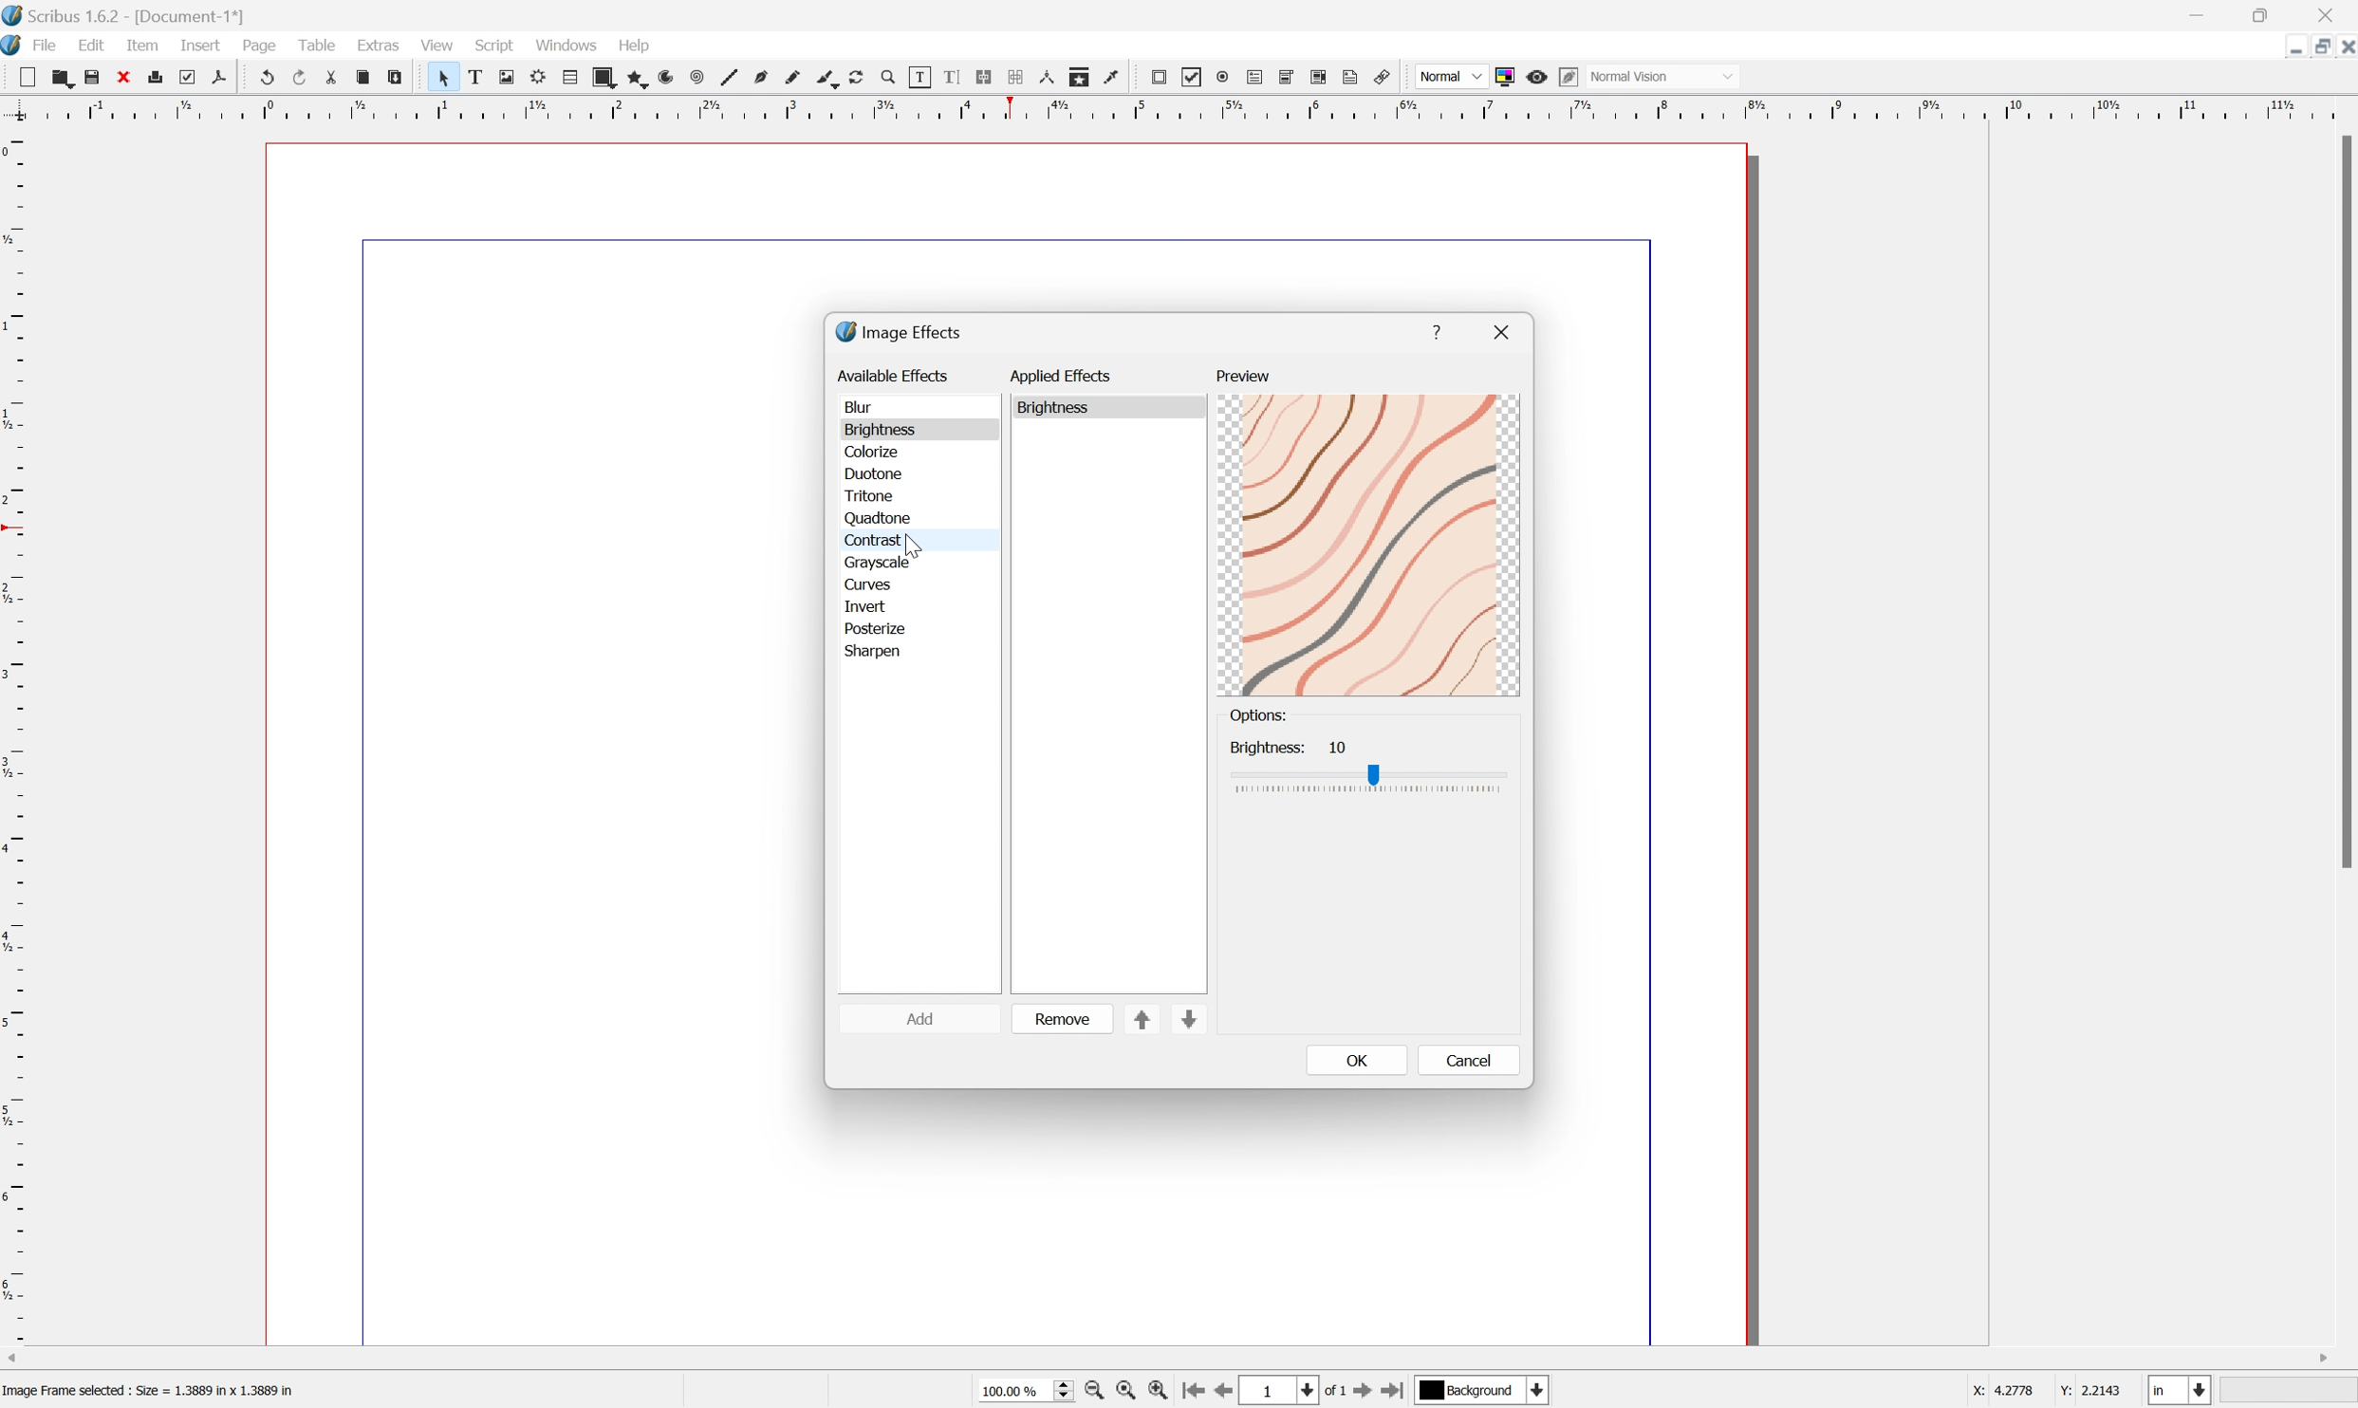  Describe the element at coordinates (2267, 14) in the screenshot. I see `Restore down` at that location.